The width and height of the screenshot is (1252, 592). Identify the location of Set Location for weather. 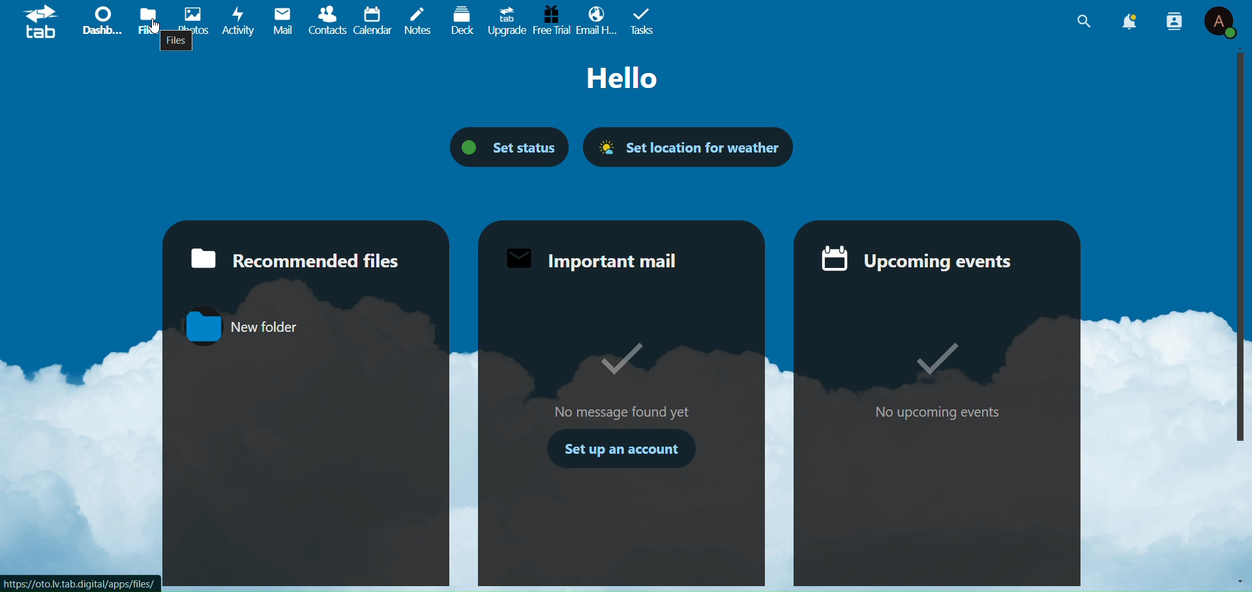
(688, 143).